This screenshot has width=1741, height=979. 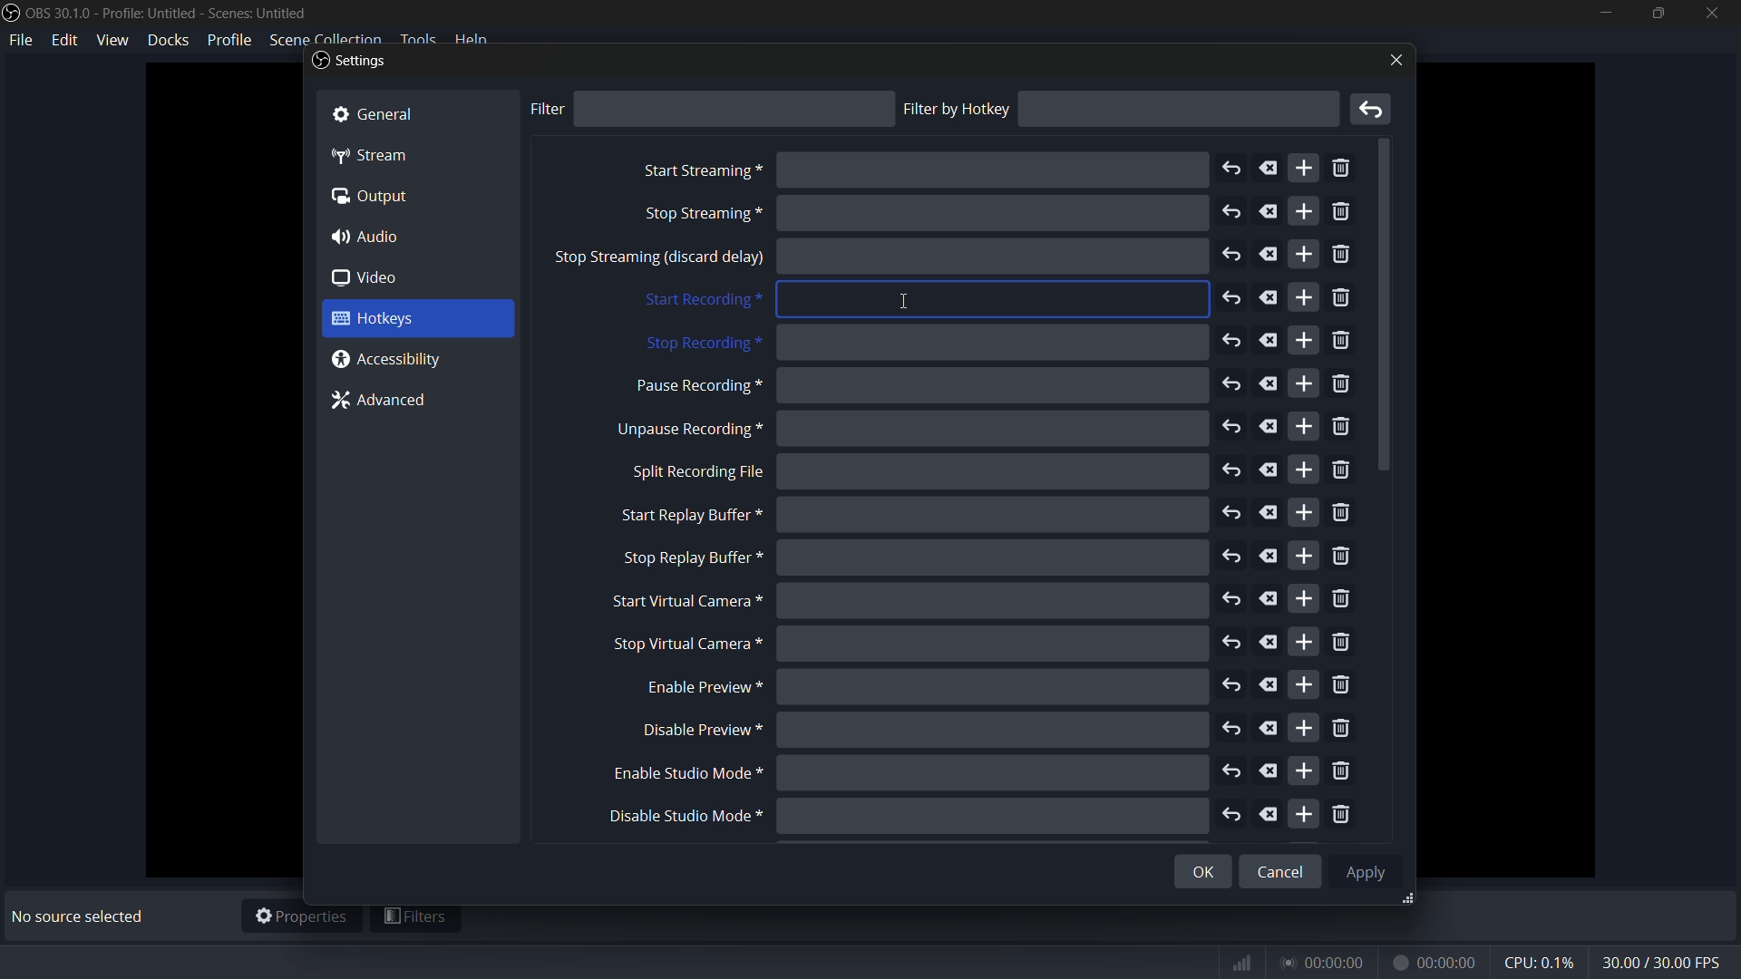 What do you see at coordinates (1341, 514) in the screenshot?
I see `remove` at bounding box center [1341, 514].